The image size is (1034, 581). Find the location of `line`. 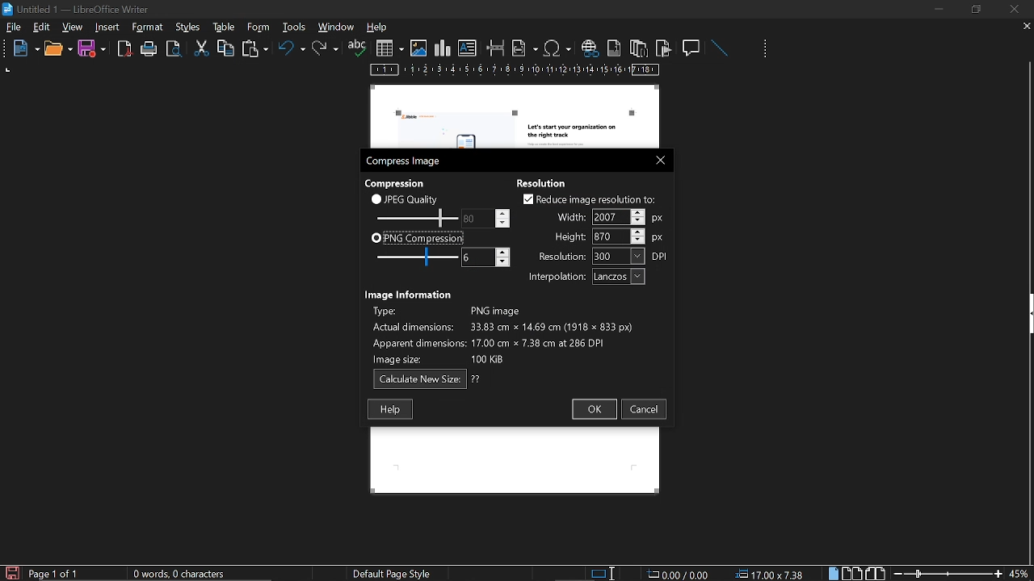

line is located at coordinates (719, 48).